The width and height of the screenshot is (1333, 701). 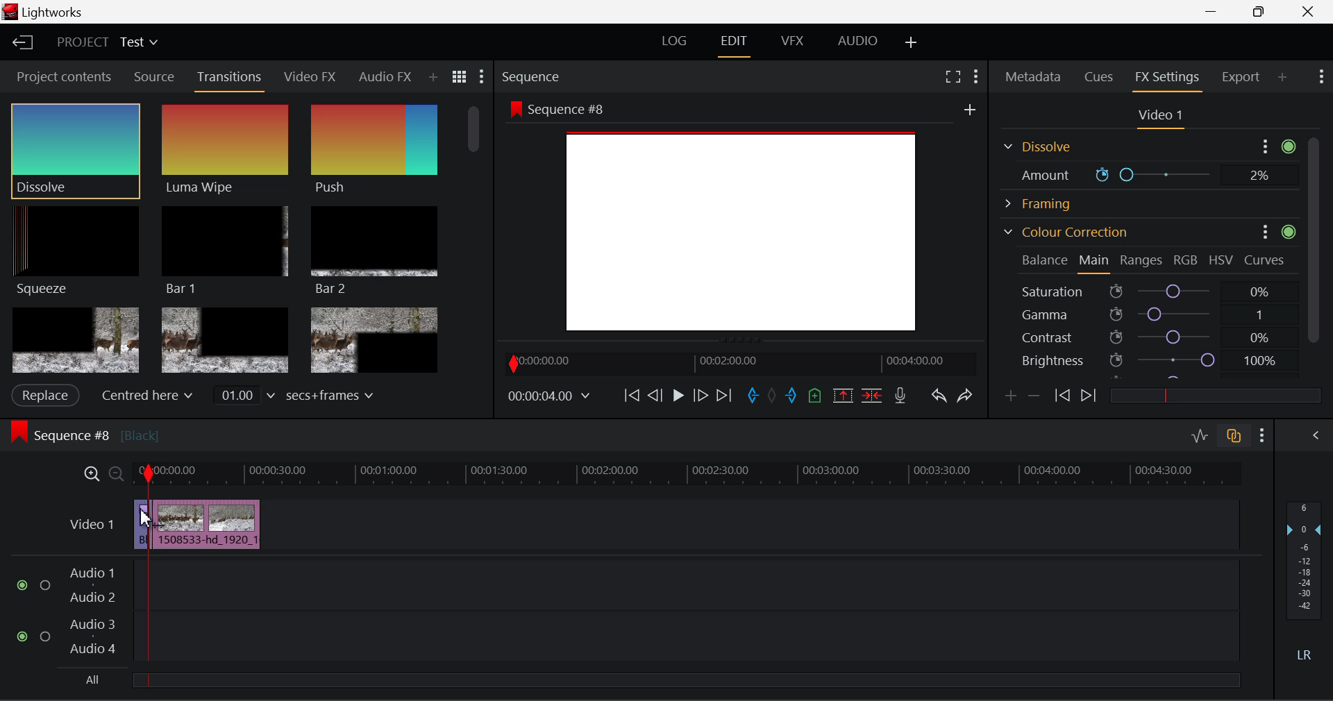 I want to click on Vertical scroll, so click(x=1316, y=240).